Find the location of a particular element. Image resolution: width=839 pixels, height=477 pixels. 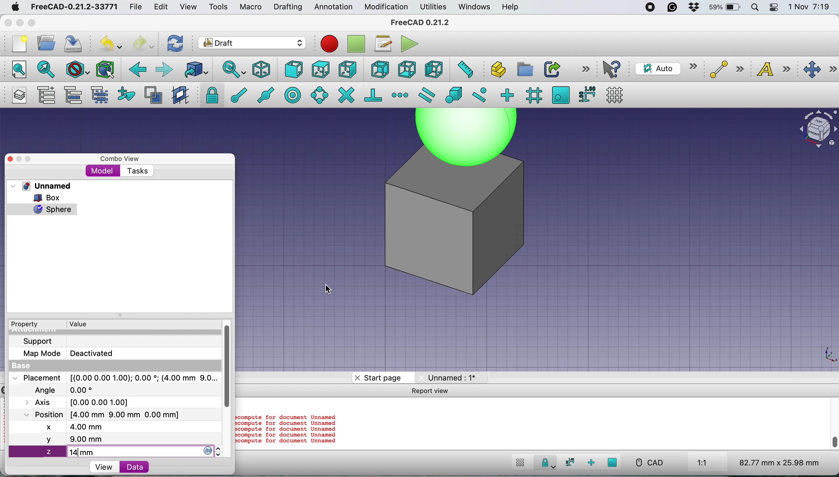

angle is located at coordinates (67, 391).